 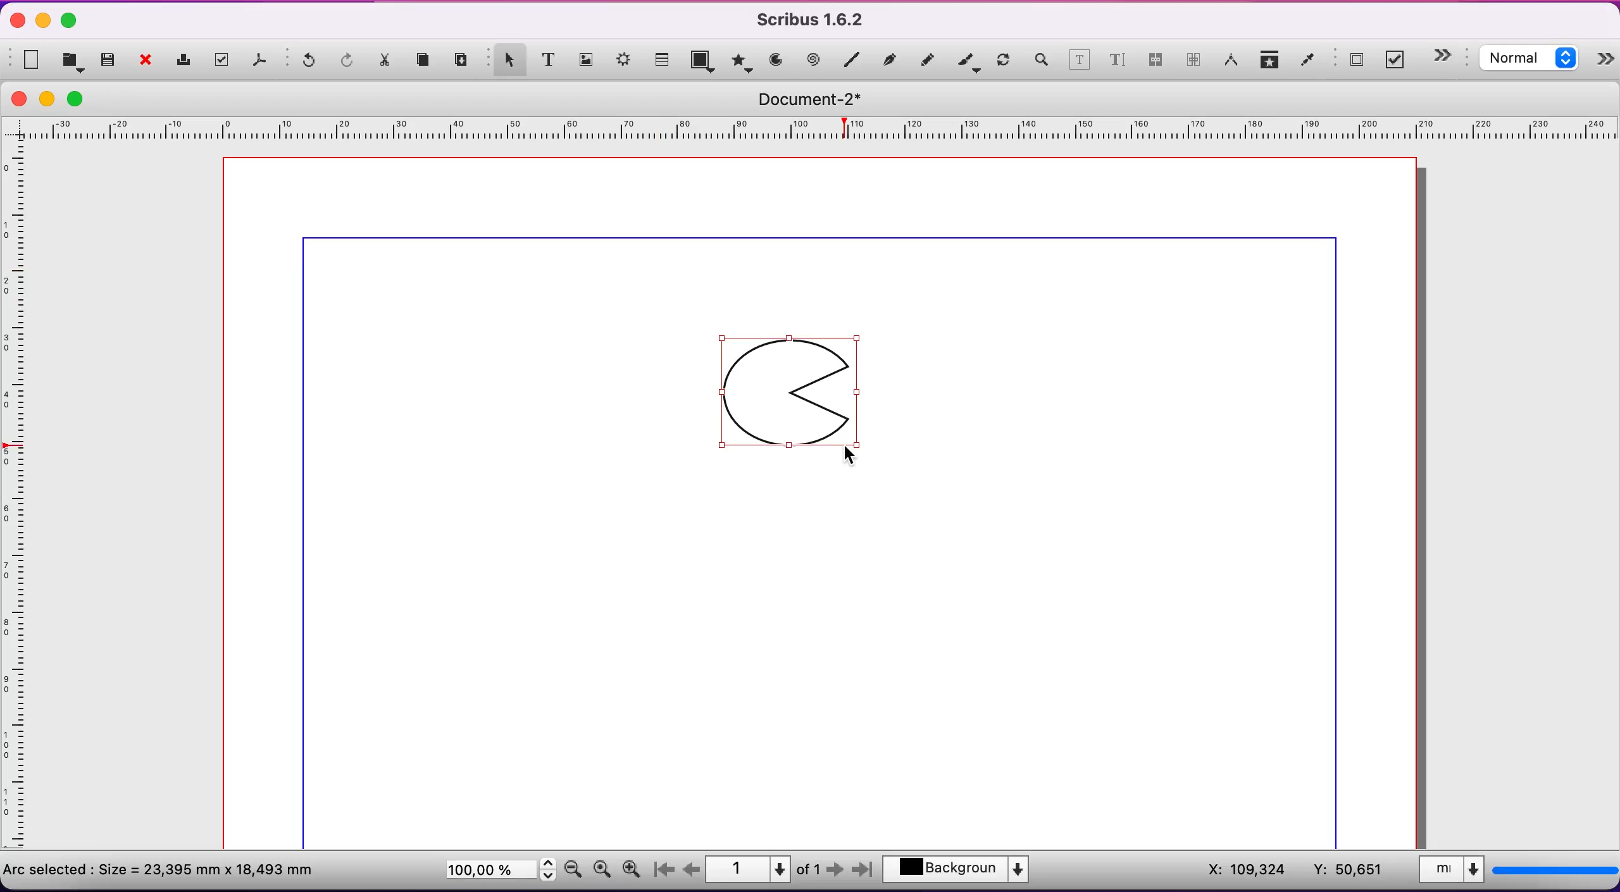 What do you see at coordinates (587, 58) in the screenshot?
I see `image frame` at bounding box center [587, 58].